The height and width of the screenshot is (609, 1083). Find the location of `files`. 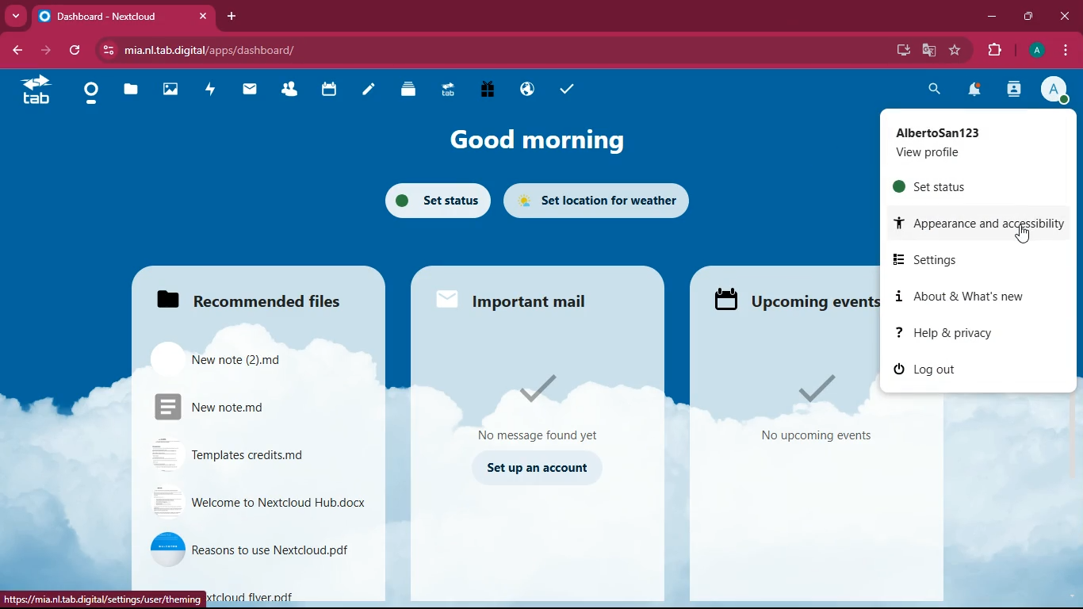

files is located at coordinates (245, 300).